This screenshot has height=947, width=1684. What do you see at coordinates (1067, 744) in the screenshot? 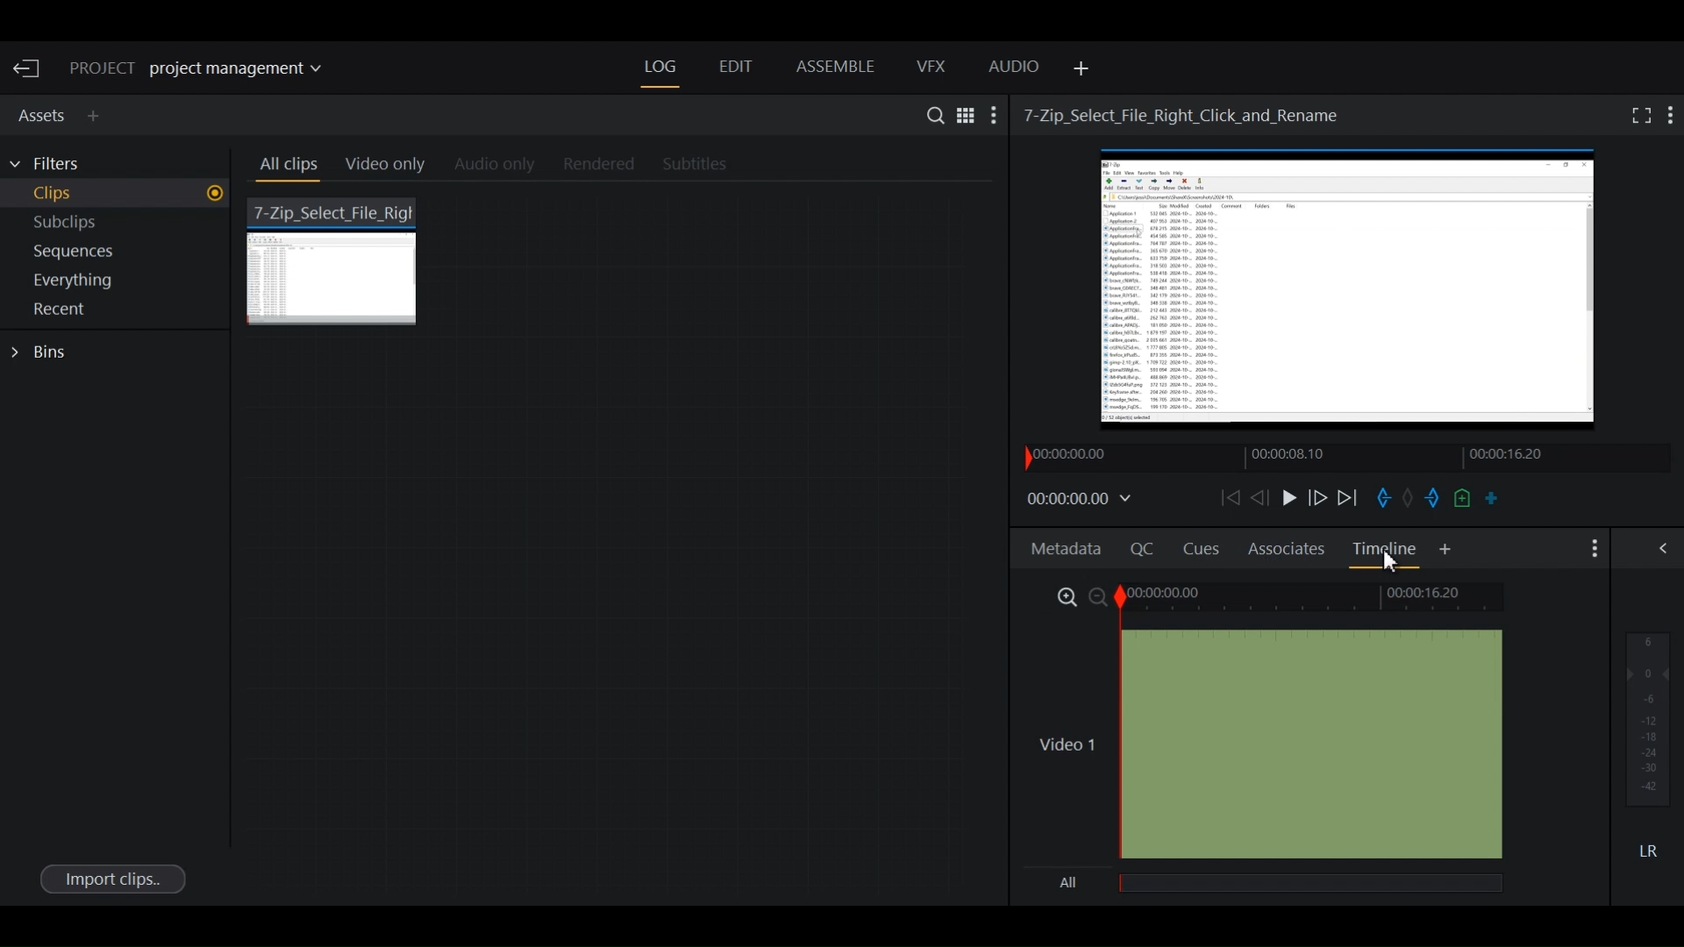
I see `Video` at bounding box center [1067, 744].